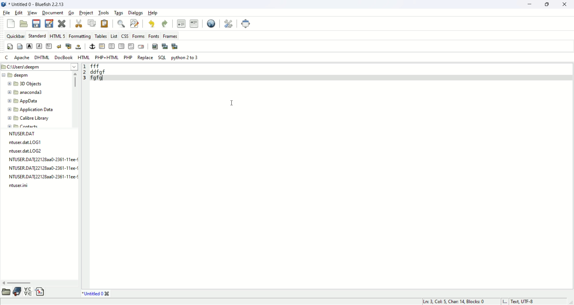 The height and width of the screenshot is (305, 574). What do you see at coordinates (40, 292) in the screenshot?
I see `snippet` at bounding box center [40, 292].